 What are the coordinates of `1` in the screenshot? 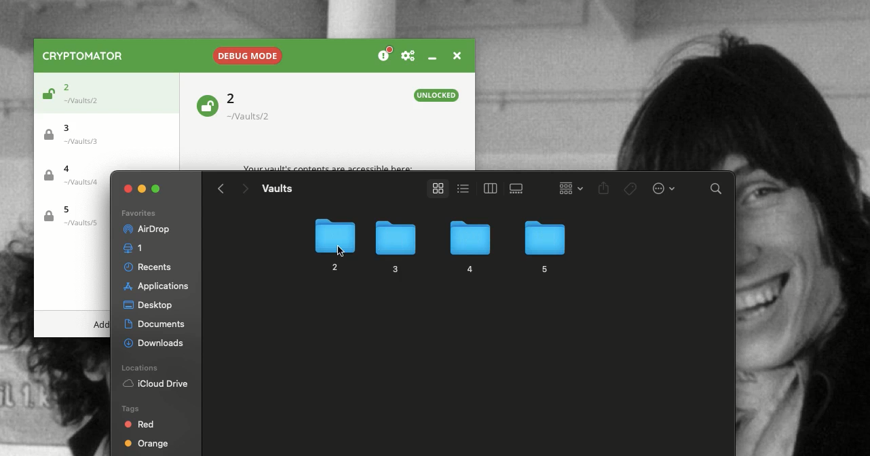 It's located at (136, 248).